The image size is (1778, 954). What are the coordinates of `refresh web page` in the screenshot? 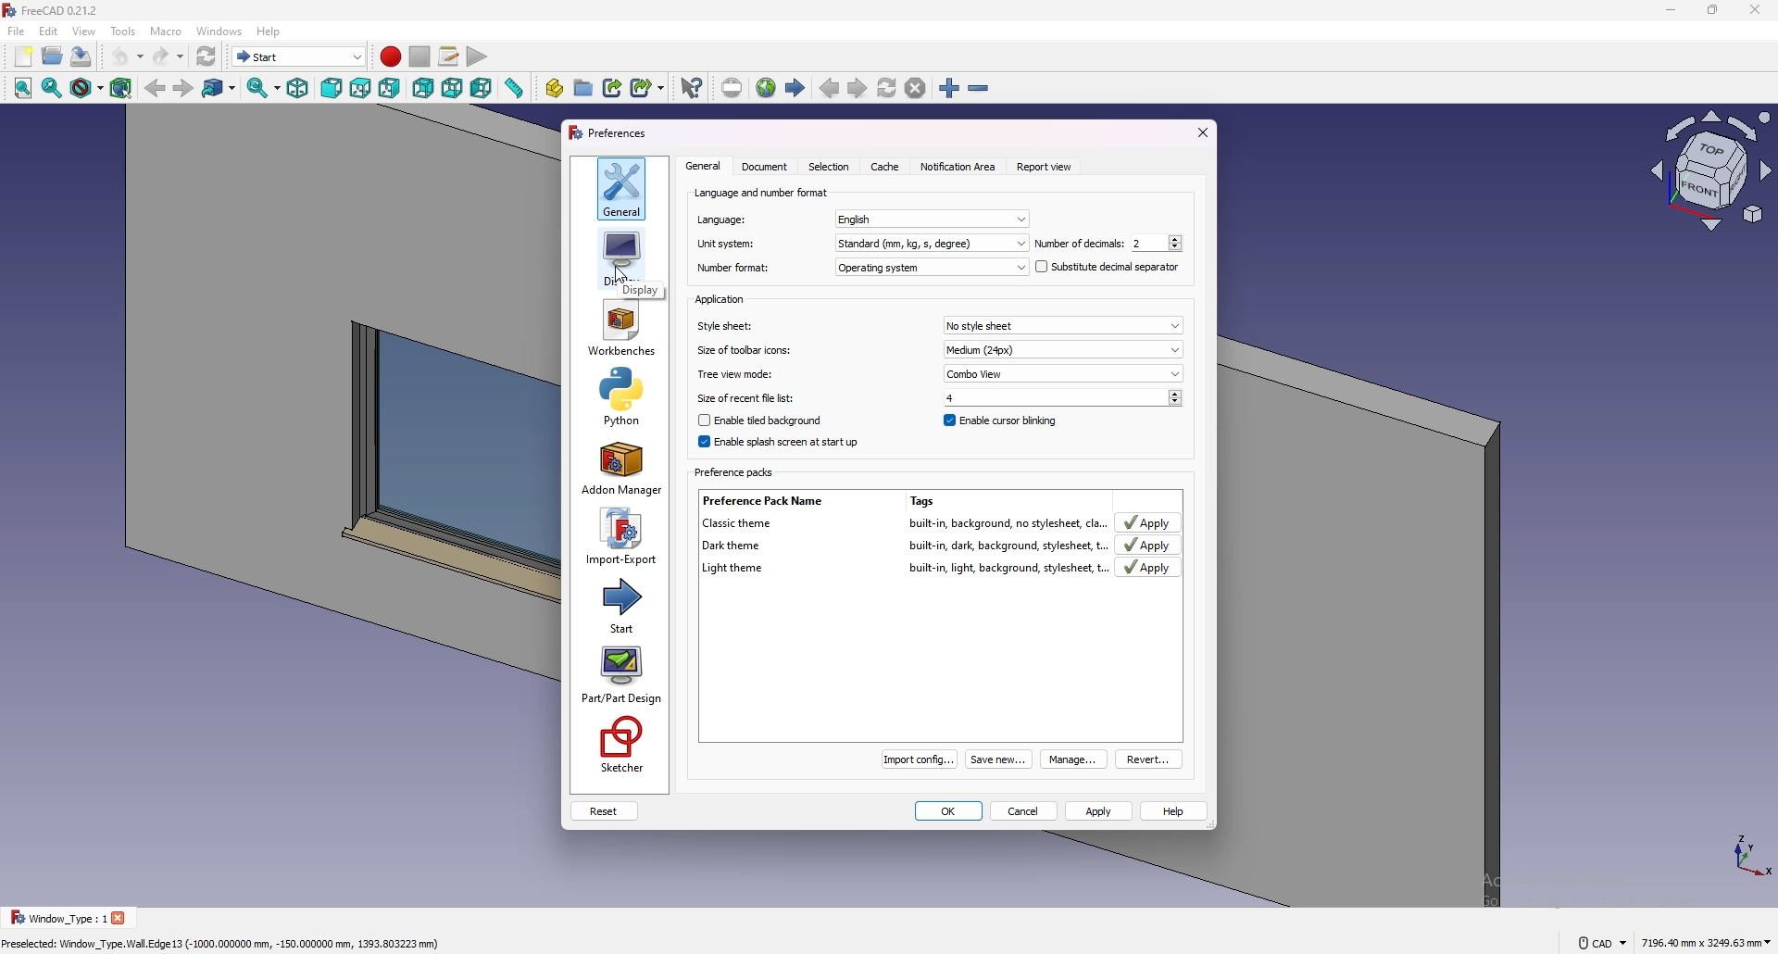 It's located at (888, 88).